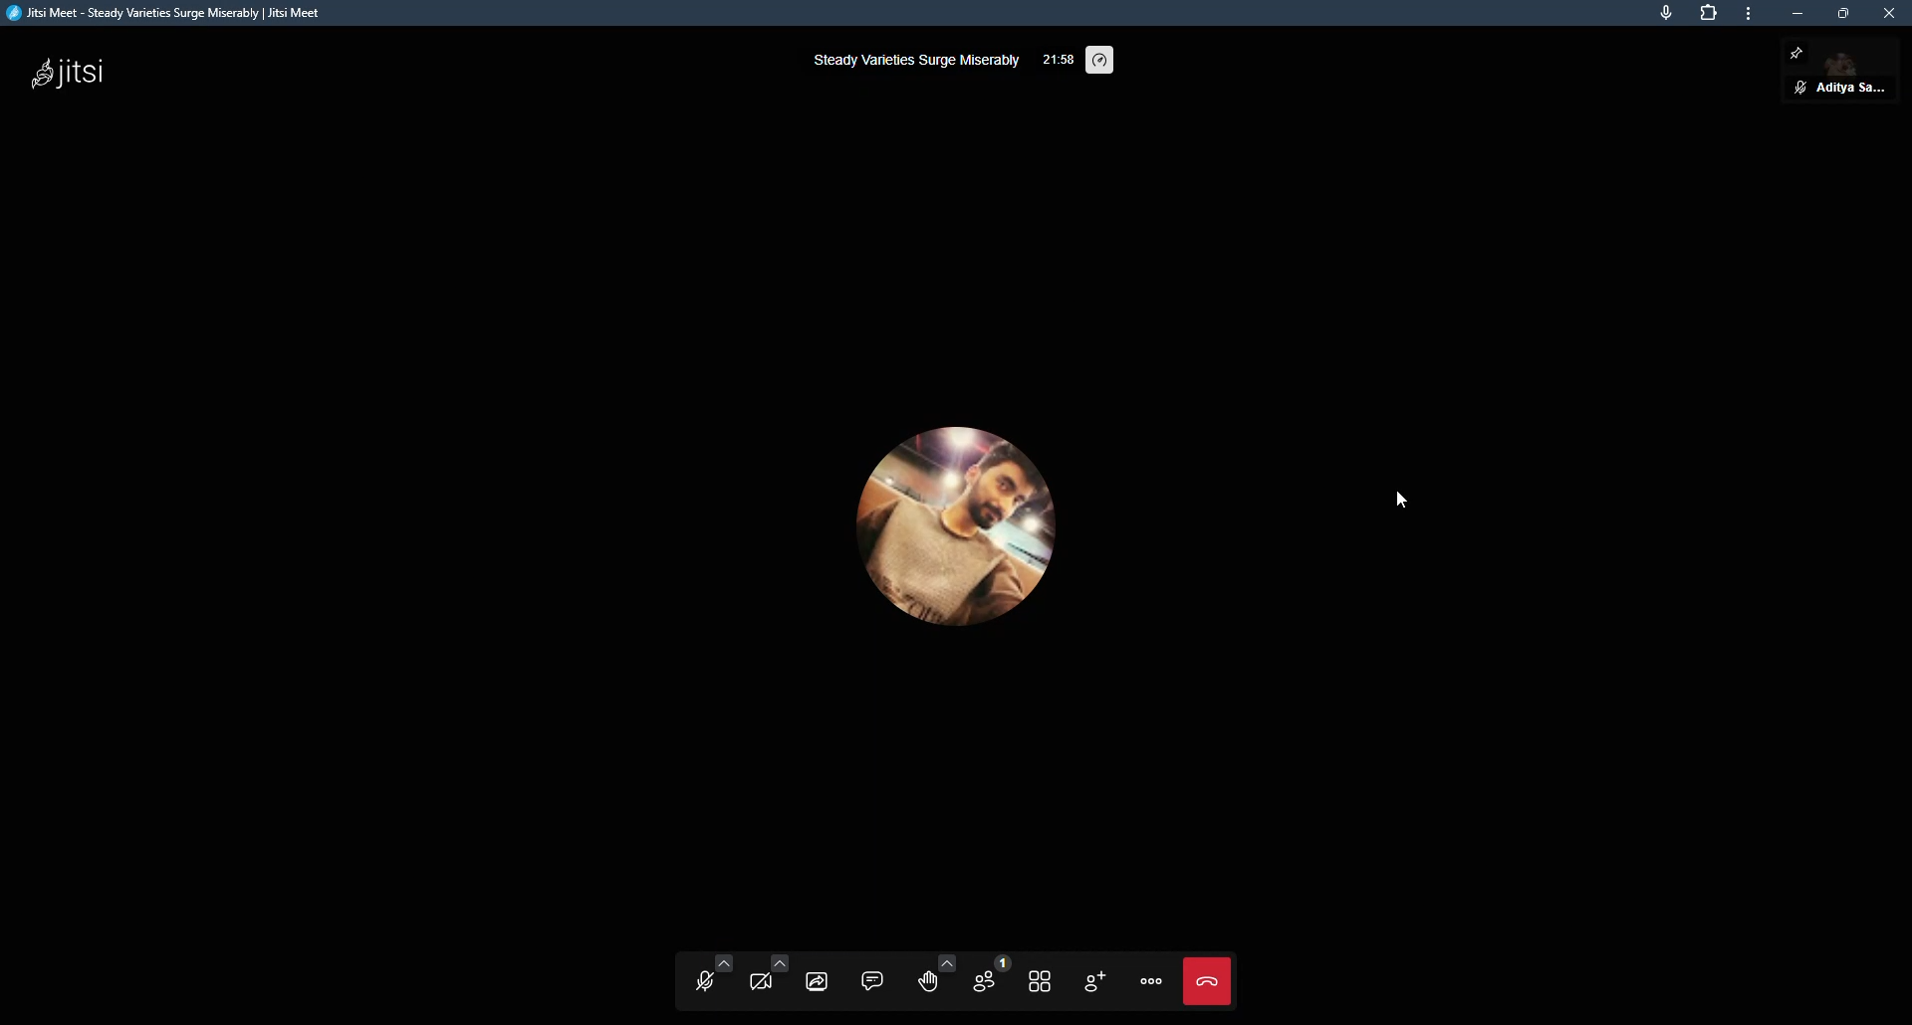 The width and height of the screenshot is (1912, 1025). Describe the element at coordinates (1041, 982) in the screenshot. I see `toggle to tile view` at that location.